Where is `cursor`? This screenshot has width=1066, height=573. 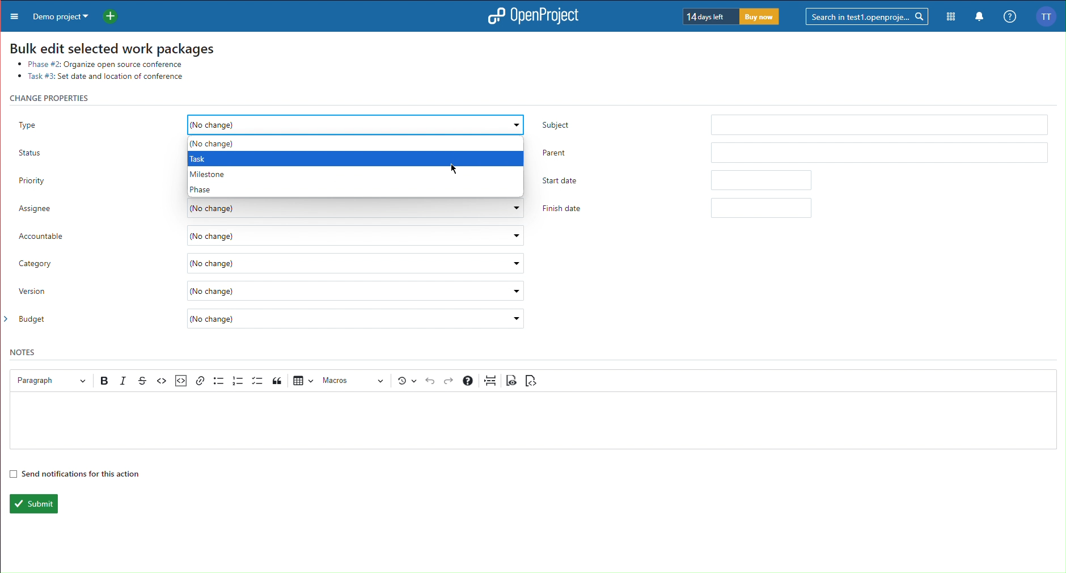
cursor is located at coordinates (451, 171).